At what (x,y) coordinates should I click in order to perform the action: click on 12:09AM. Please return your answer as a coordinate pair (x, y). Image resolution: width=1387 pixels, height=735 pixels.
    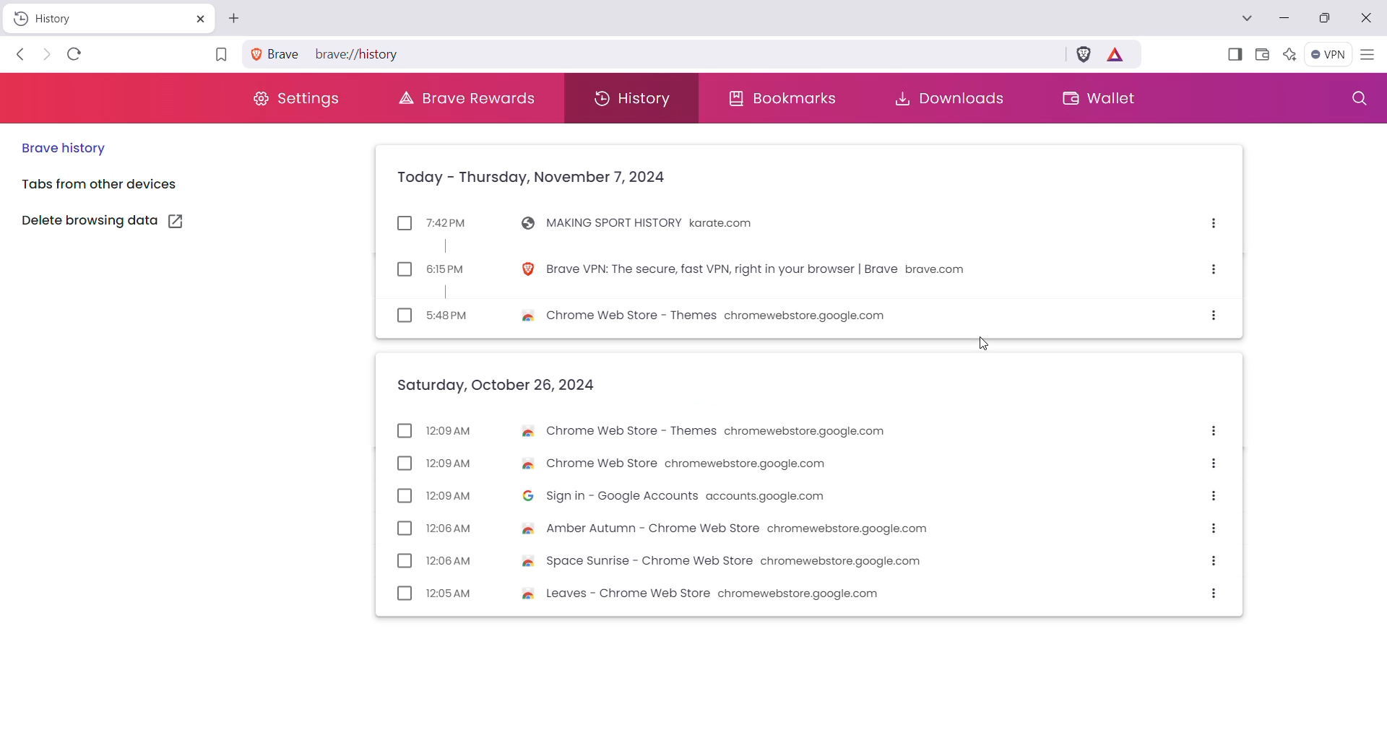
    Looking at the image, I should click on (452, 463).